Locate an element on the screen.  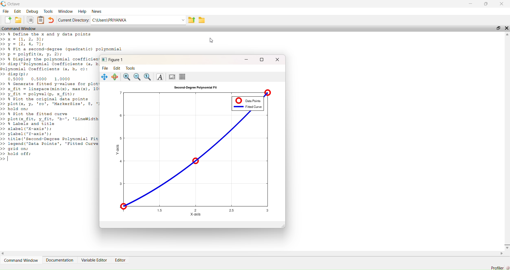
Command Window is located at coordinates (20, 260).